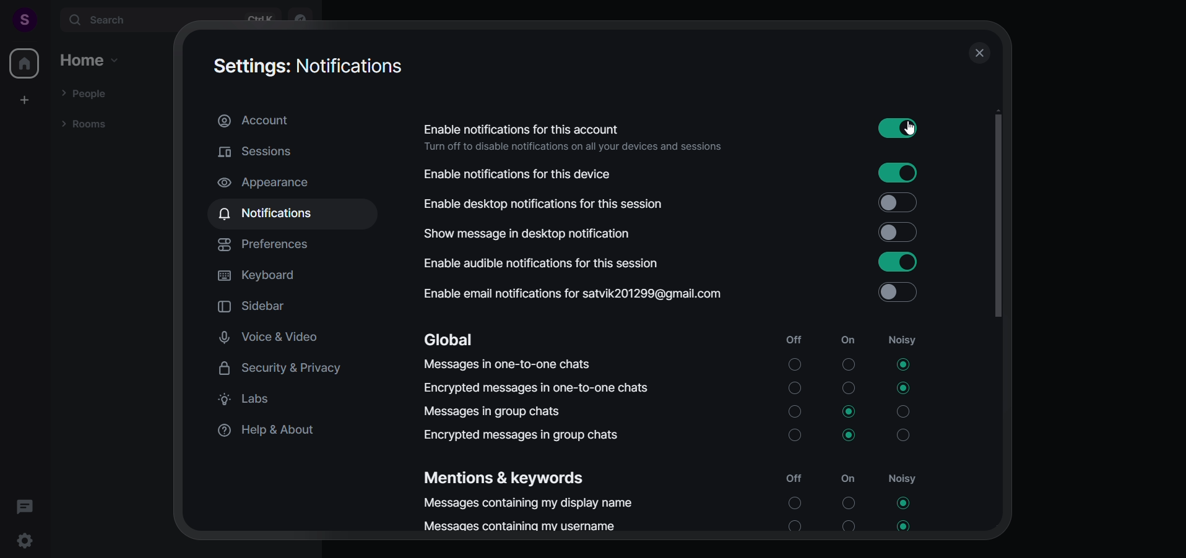  Describe the element at coordinates (680, 234) in the screenshot. I see `show message in desktop notification` at that location.